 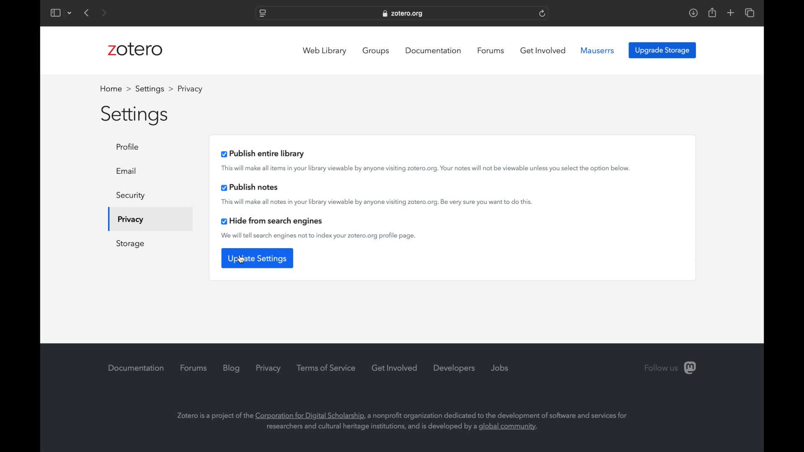 What do you see at coordinates (404, 14) in the screenshot?
I see `zotero.org` at bounding box center [404, 14].